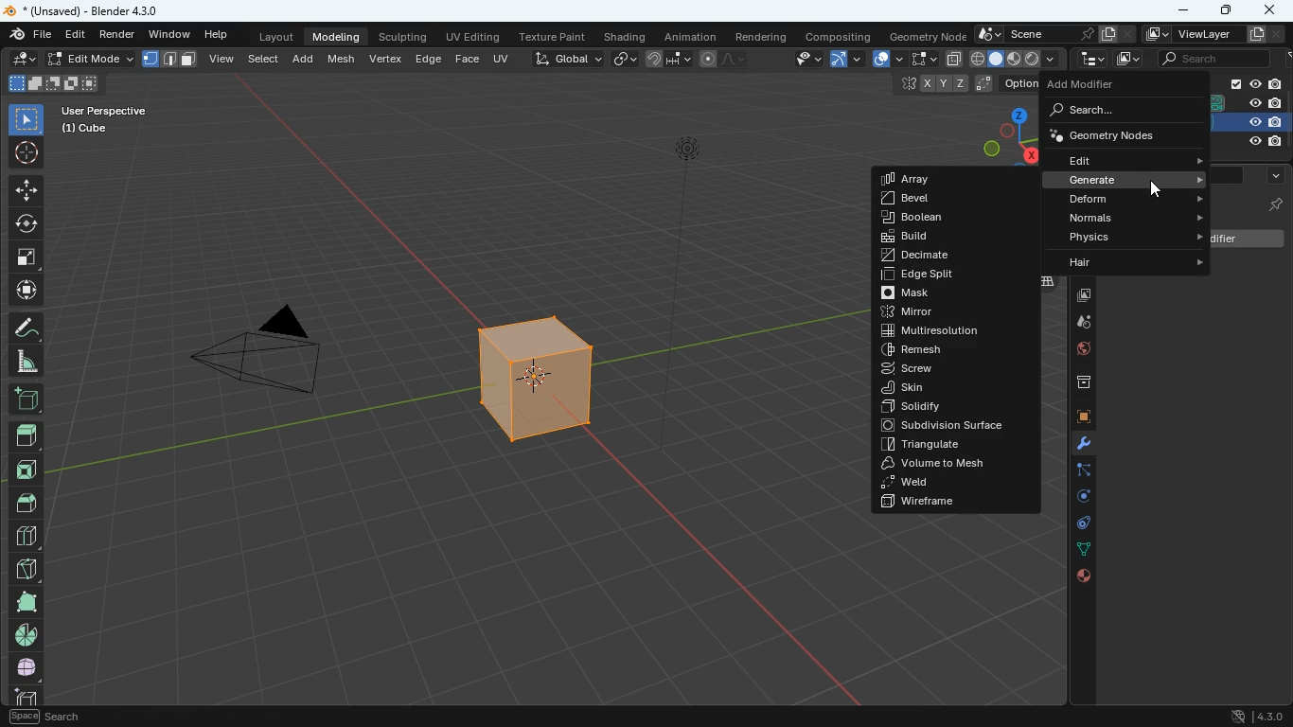 This screenshot has width=1293, height=727. Describe the element at coordinates (25, 570) in the screenshot. I see `diagonal` at that location.